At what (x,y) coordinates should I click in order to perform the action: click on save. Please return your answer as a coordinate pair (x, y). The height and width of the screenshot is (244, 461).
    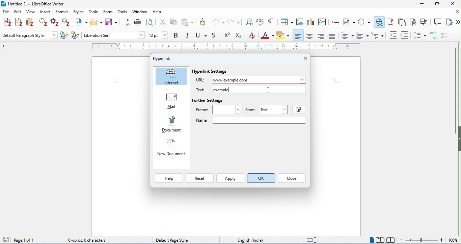
    Looking at the image, I should click on (111, 22).